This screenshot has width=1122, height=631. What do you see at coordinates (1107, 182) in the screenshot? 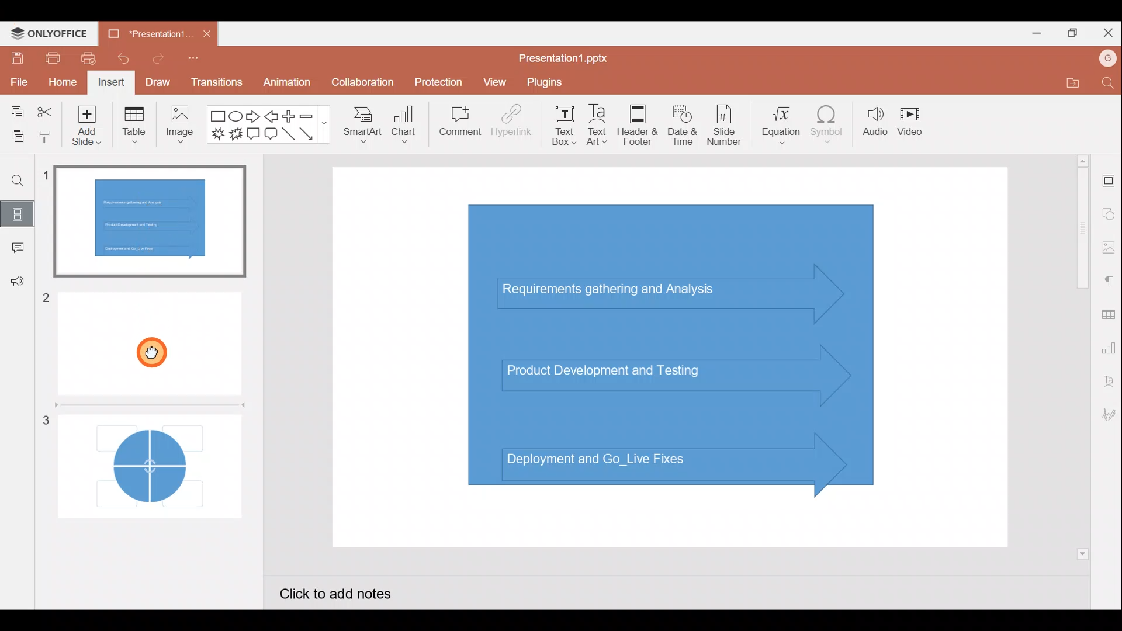
I see `Slide settings` at bounding box center [1107, 182].